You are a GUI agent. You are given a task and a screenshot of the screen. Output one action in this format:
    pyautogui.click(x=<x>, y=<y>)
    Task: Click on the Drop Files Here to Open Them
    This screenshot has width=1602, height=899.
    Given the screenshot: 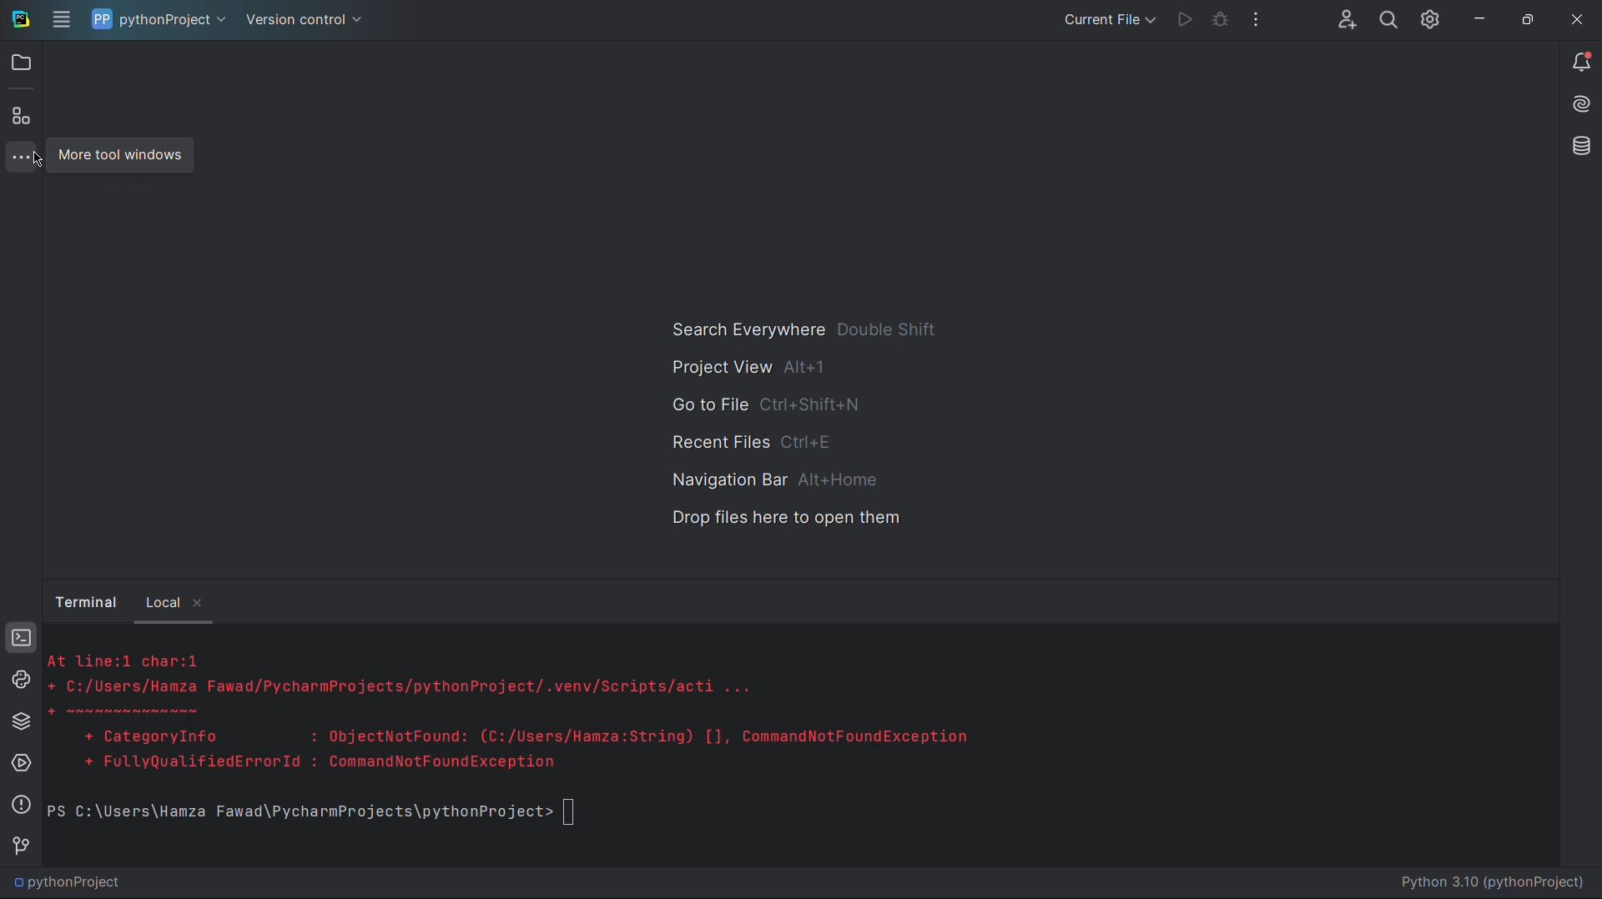 What is the action you would take?
    pyautogui.click(x=778, y=523)
    